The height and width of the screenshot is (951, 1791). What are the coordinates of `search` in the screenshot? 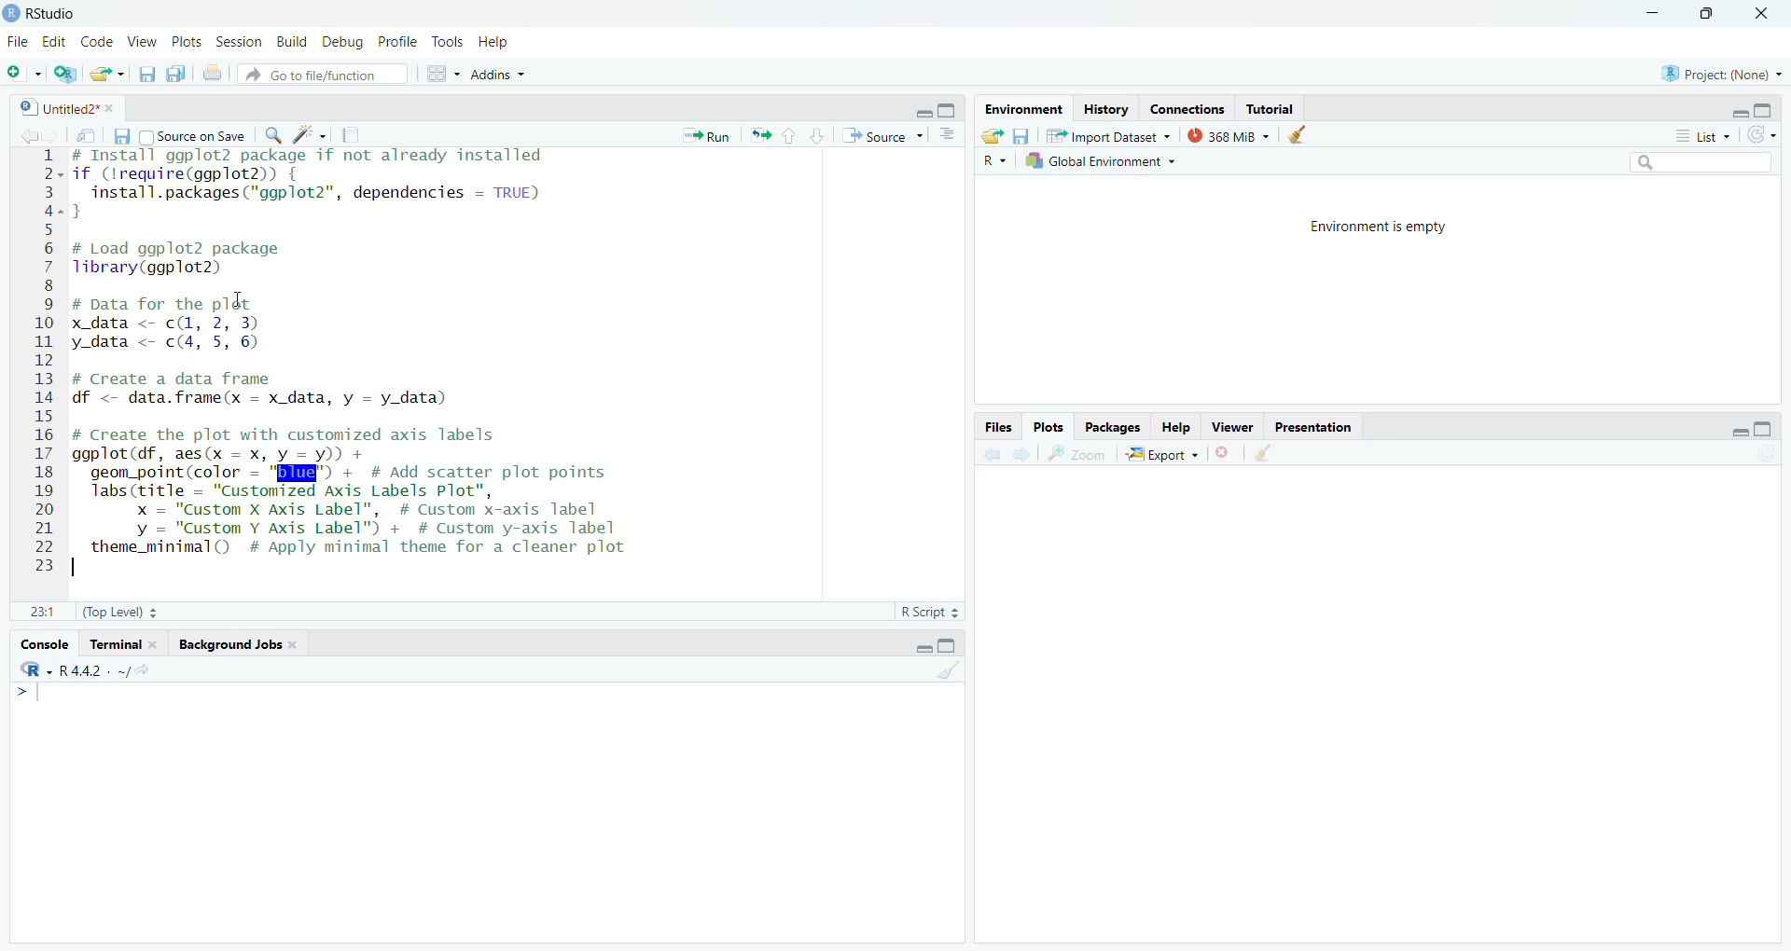 It's located at (277, 138).